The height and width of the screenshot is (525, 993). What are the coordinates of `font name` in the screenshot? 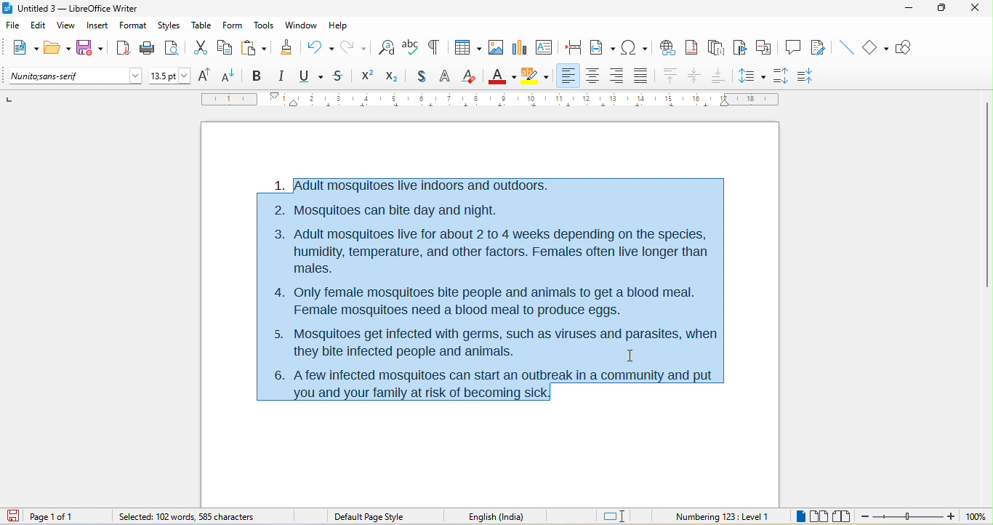 It's located at (75, 76).